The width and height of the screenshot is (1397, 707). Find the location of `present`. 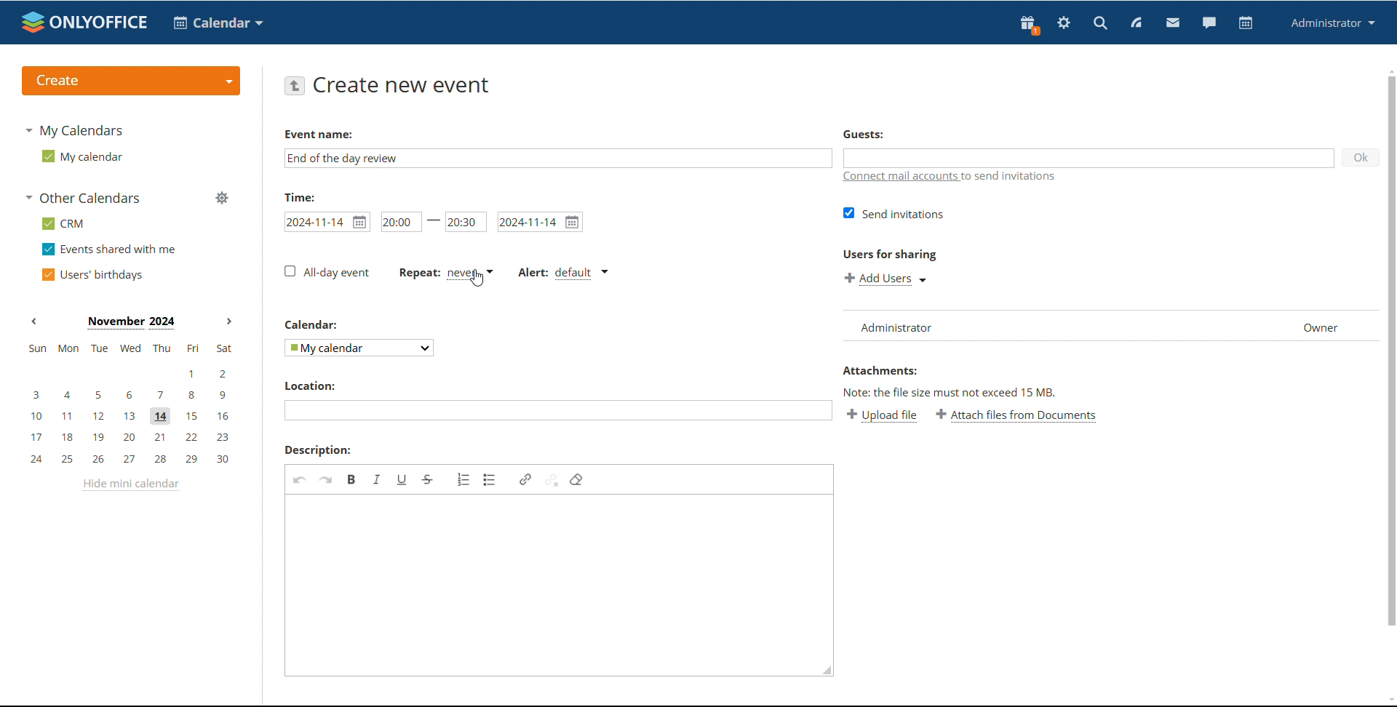

present is located at coordinates (1028, 25).